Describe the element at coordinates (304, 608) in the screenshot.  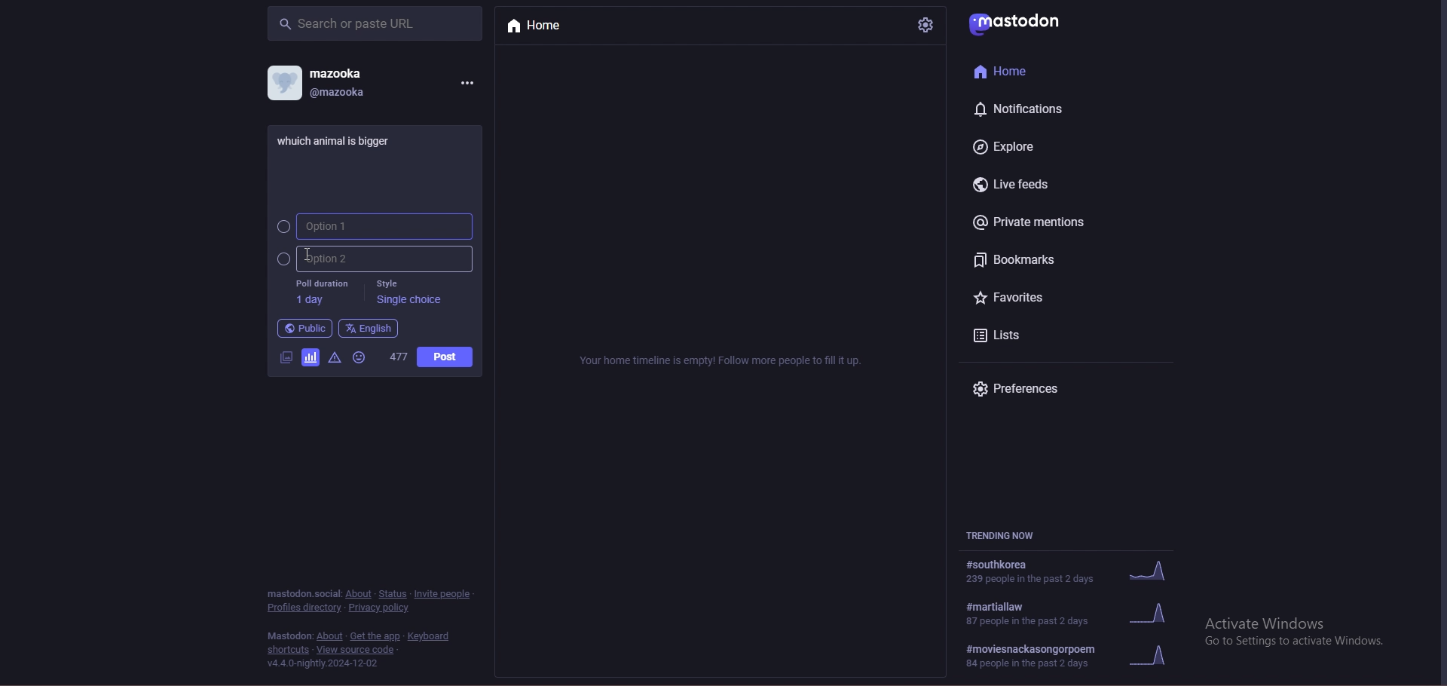
I see `profiles directory` at that location.